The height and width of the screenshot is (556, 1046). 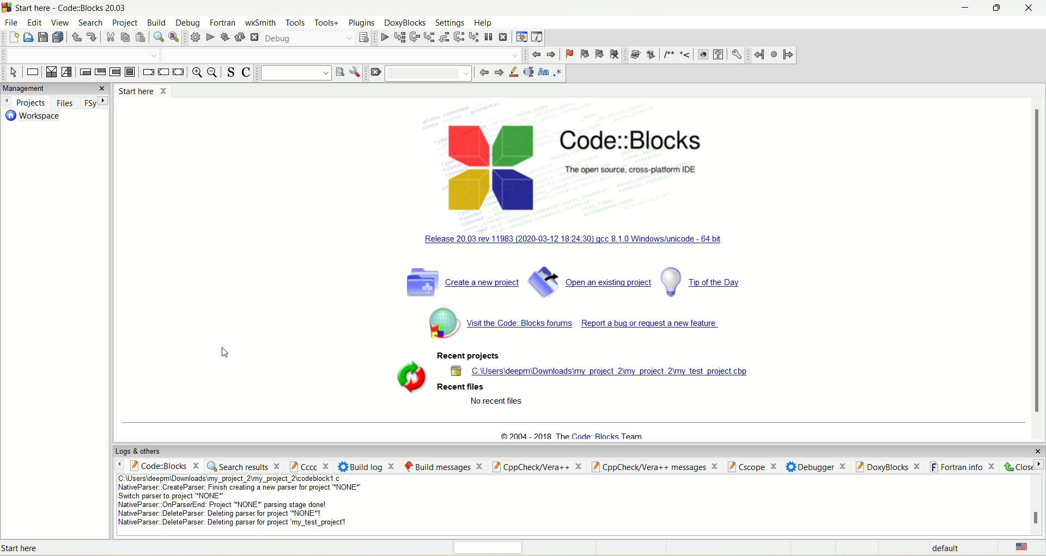 What do you see at coordinates (584, 54) in the screenshot?
I see `previous bookmark` at bounding box center [584, 54].